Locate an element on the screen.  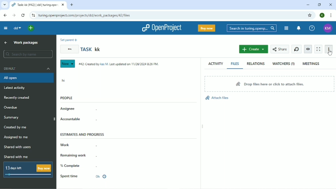
Customize and control google chrome is located at coordinates (331, 16).